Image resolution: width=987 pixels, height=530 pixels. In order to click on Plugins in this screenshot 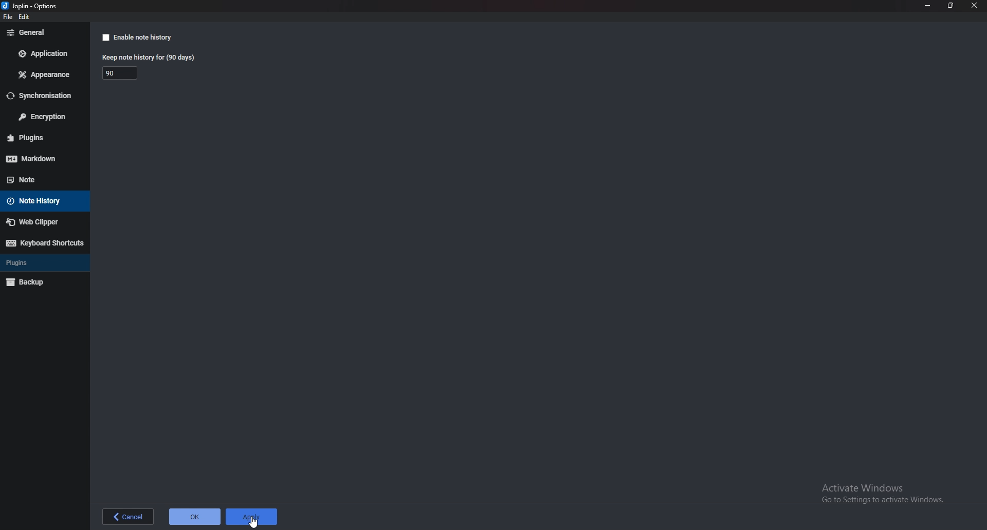, I will do `click(41, 262)`.